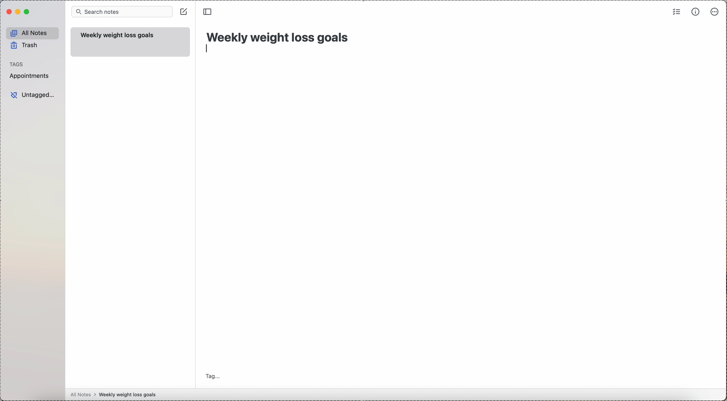 The width and height of the screenshot is (727, 401). Describe the element at coordinates (716, 12) in the screenshot. I see `more options` at that location.